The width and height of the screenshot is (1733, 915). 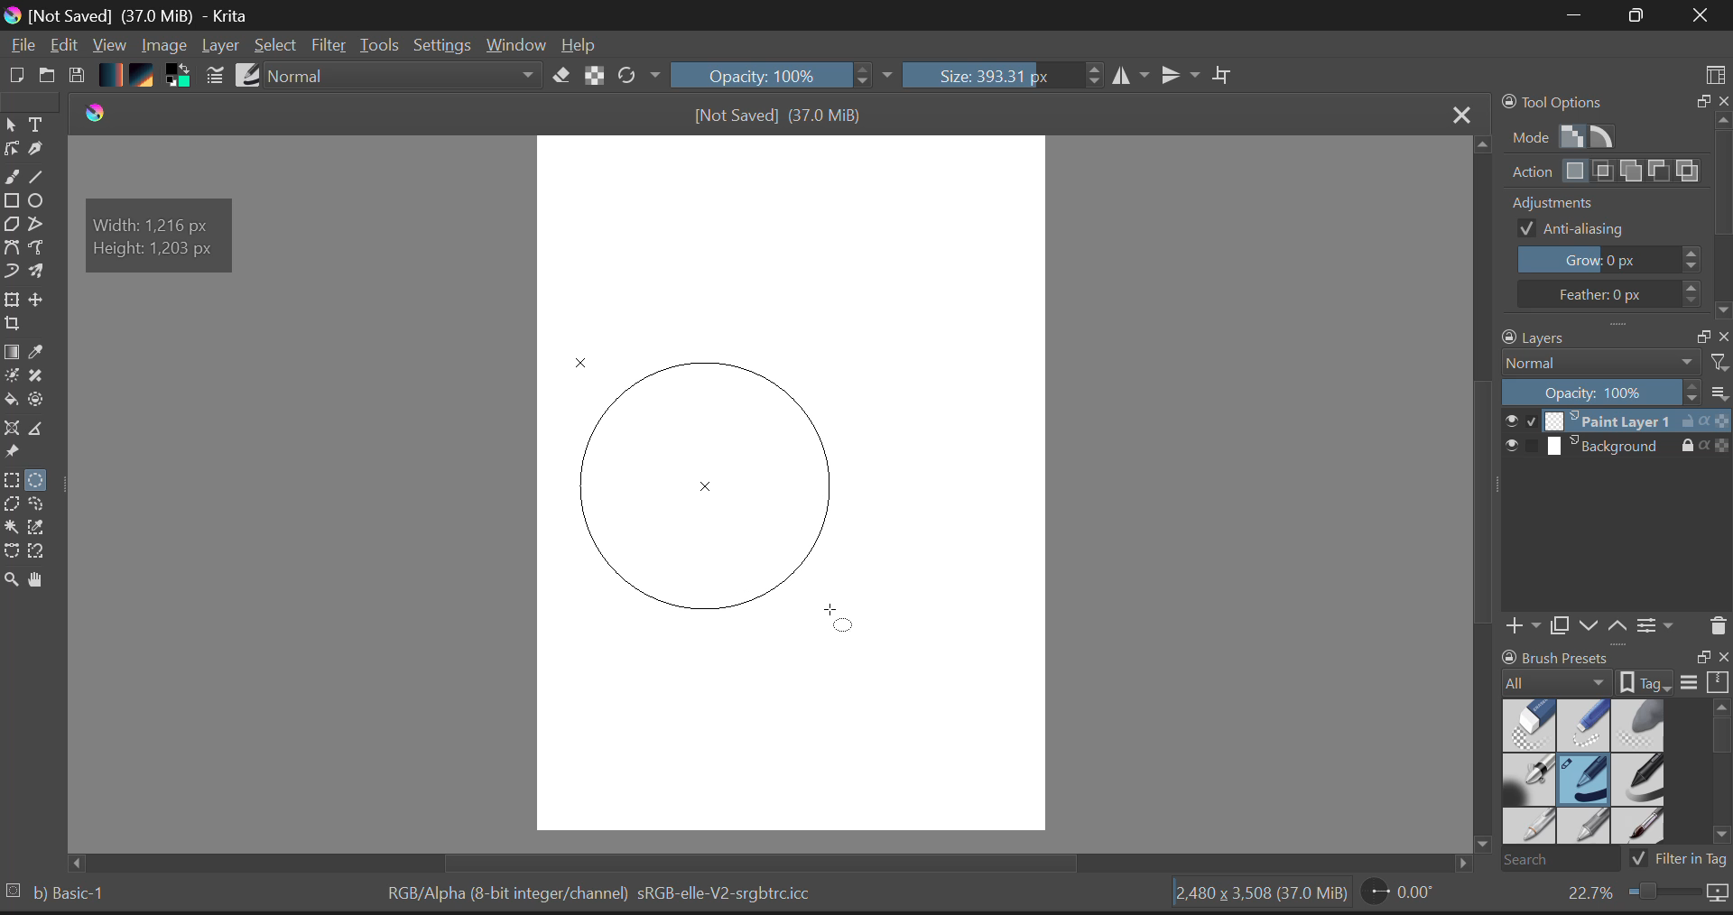 I want to click on Restore Down, so click(x=1571, y=16).